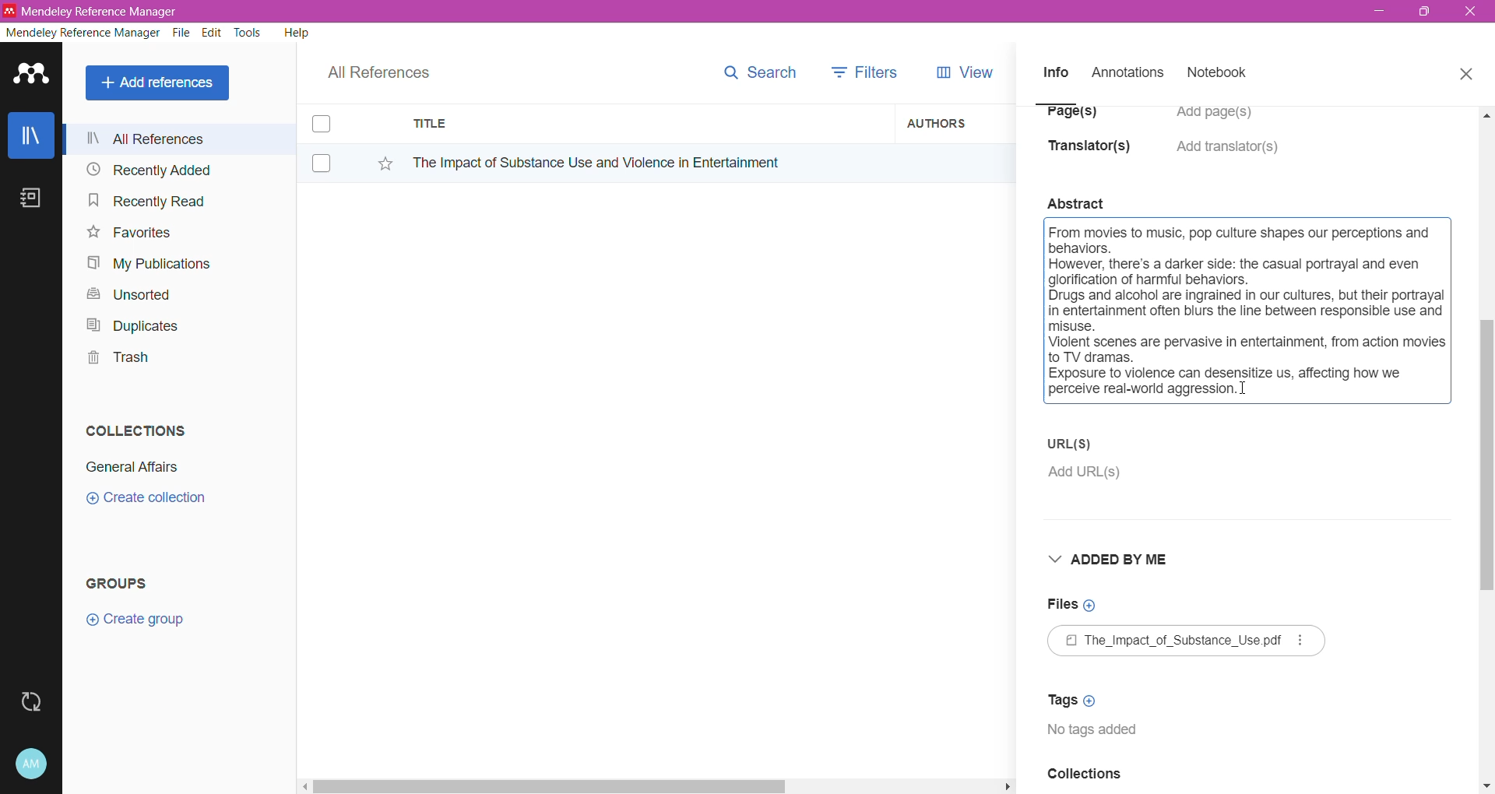 The width and height of the screenshot is (1495, 794). I want to click on Library, so click(31, 137).